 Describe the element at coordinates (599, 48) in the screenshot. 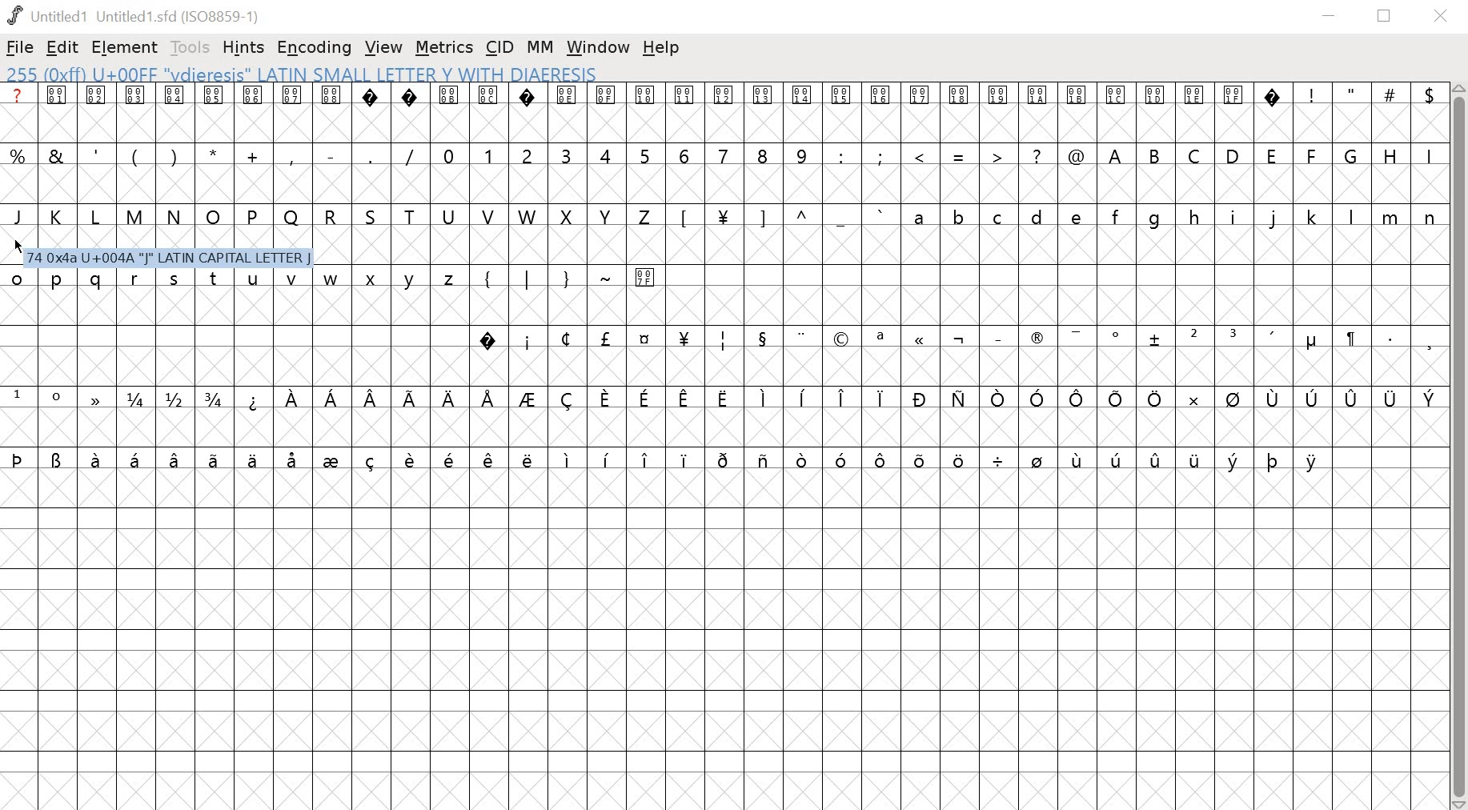

I see `window` at that location.